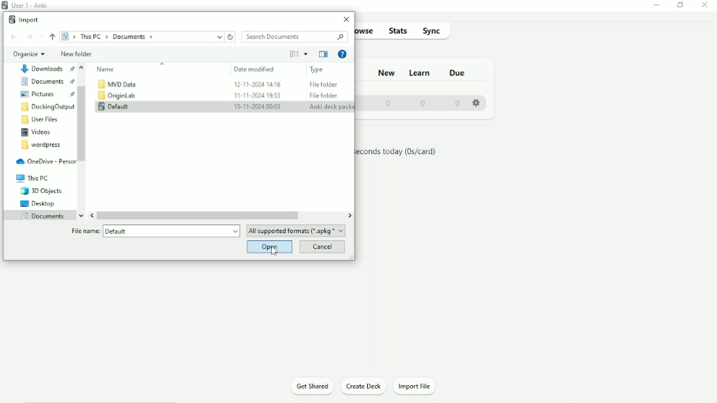 This screenshot has width=717, height=403. I want to click on Open, so click(269, 247).